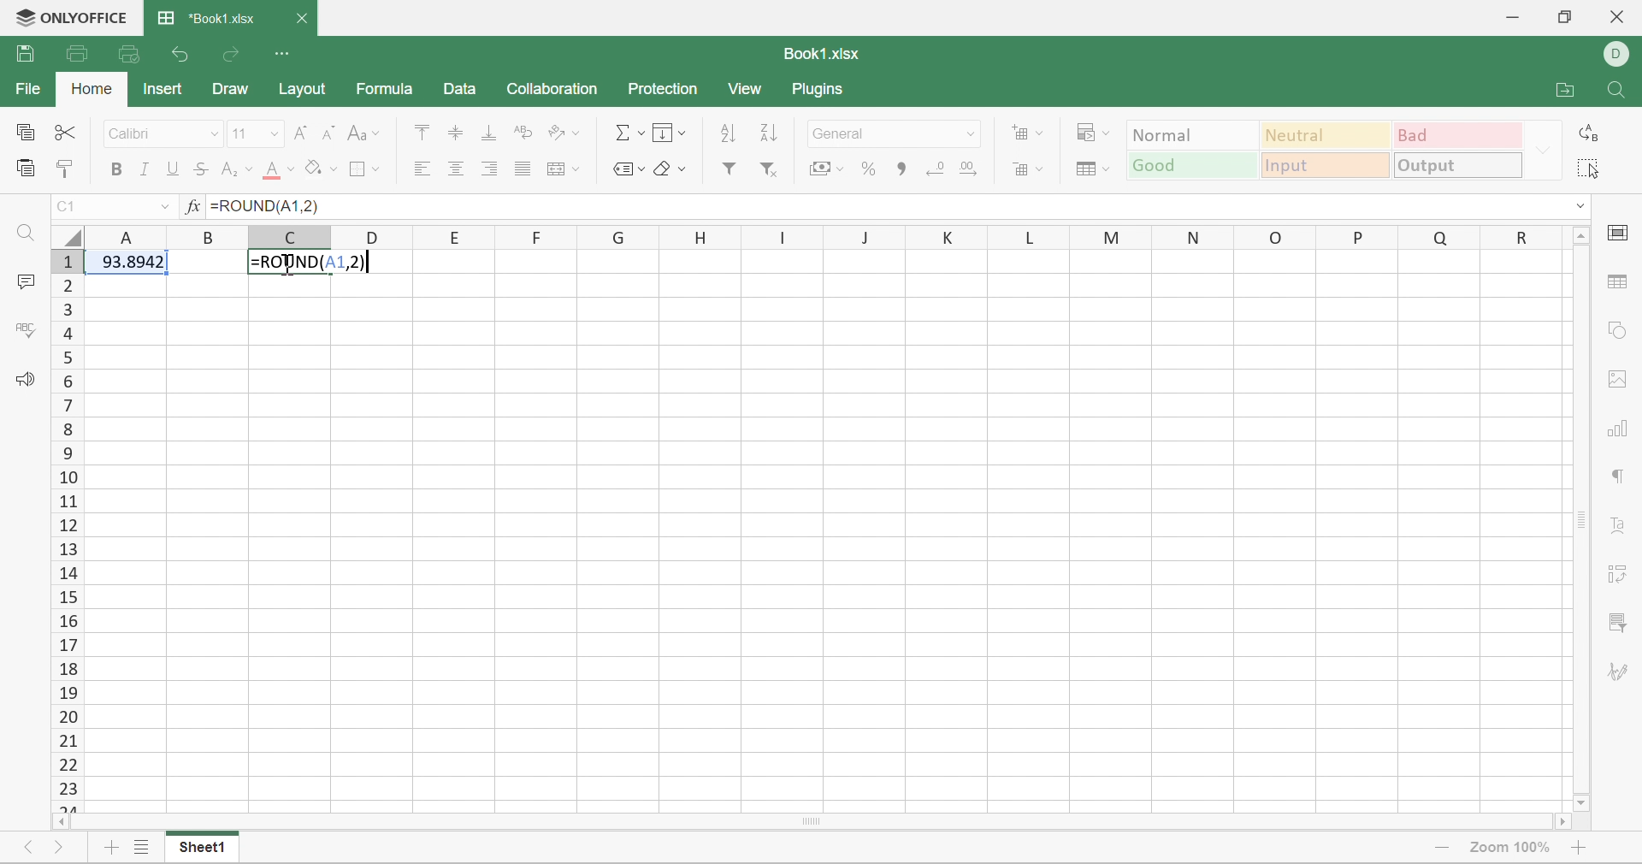  Describe the element at coordinates (747, 90) in the screenshot. I see `View` at that location.